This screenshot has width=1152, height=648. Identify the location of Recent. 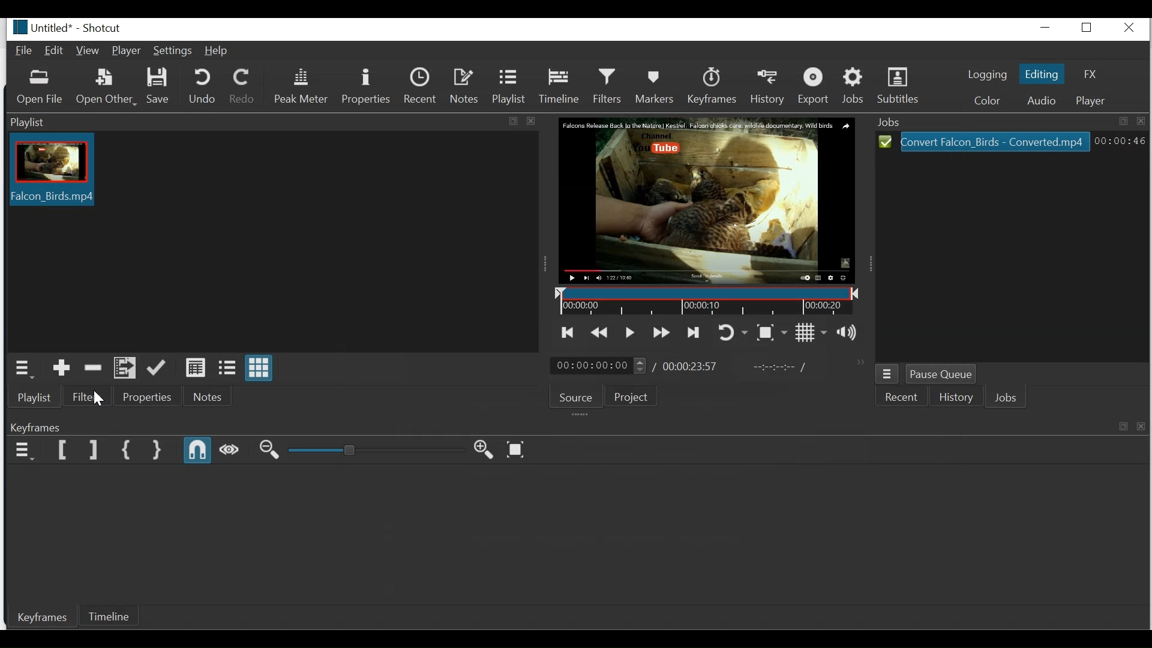
(422, 86).